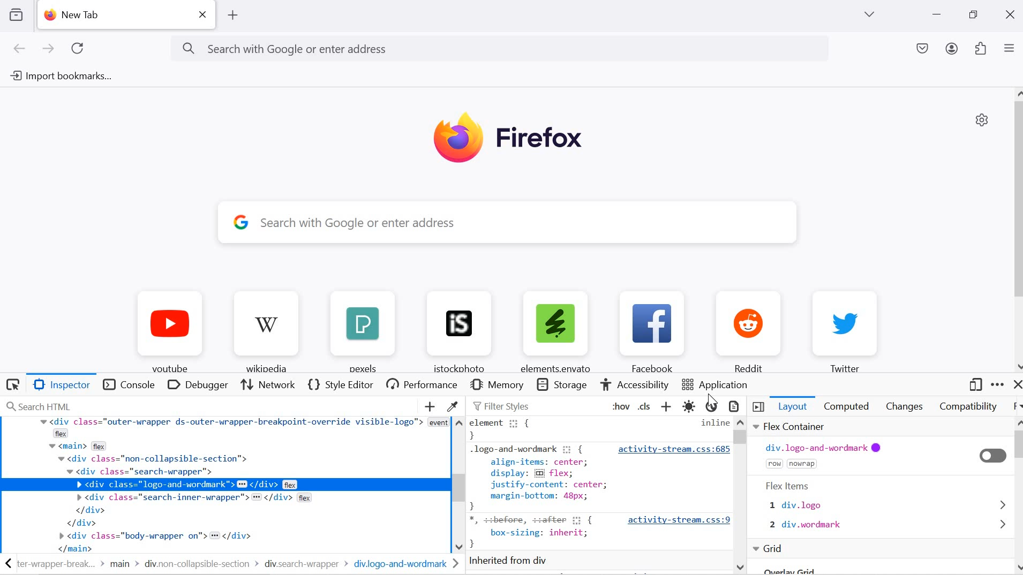 The image size is (1023, 575). Describe the element at coordinates (1017, 445) in the screenshot. I see `scrollbar` at that location.